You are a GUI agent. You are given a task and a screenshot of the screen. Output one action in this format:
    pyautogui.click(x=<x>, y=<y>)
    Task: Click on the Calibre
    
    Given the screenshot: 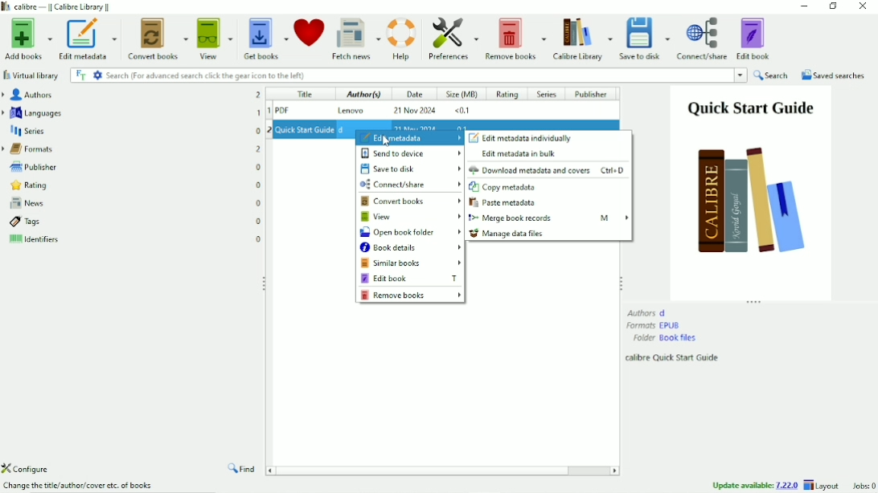 What is the action you would take?
    pyautogui.click(x=61, y=6)
    